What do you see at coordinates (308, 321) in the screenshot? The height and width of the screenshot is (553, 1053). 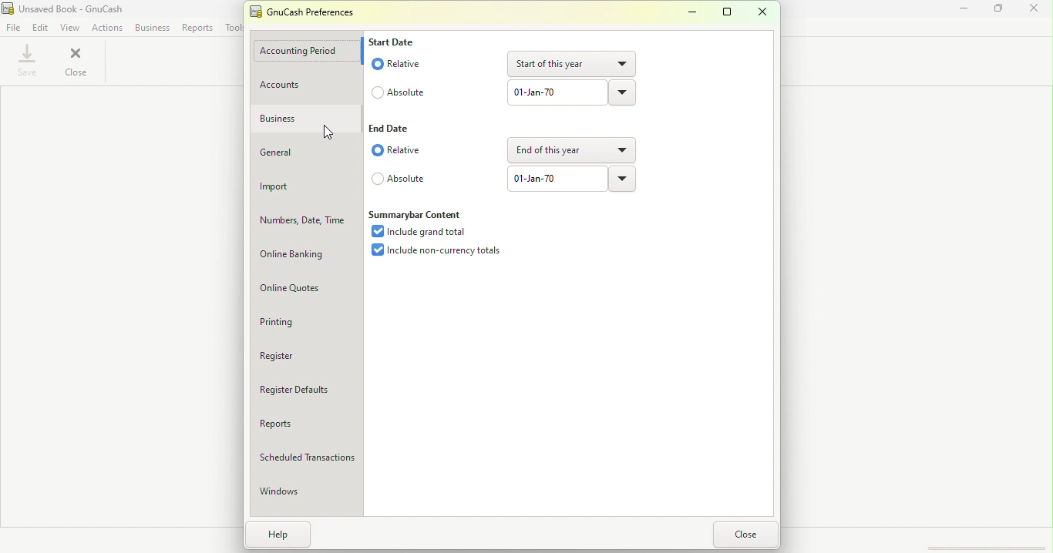 I see `Printing` at bounding box center [308, 321].